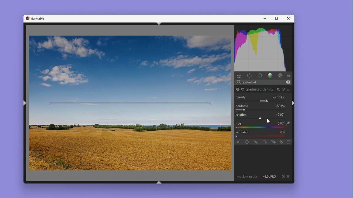  Describe the element at coordinates (26, 104) in the screenshot. I see `shift+ctrl+l` at that location.